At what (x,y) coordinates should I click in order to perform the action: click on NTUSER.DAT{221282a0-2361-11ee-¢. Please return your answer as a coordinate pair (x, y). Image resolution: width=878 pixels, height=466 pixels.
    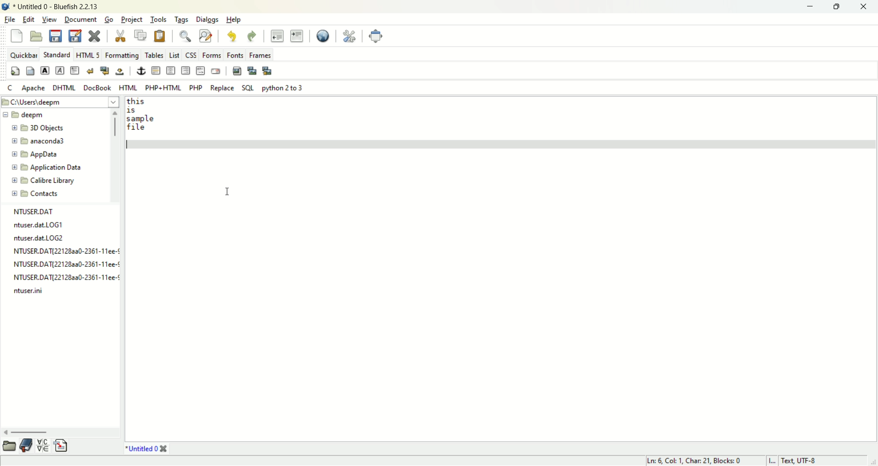
    Looking at the image, I should click on (66, 264).